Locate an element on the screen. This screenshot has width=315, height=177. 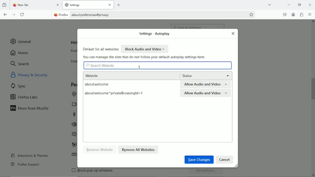
notifications is located at coordinates (73, 135).